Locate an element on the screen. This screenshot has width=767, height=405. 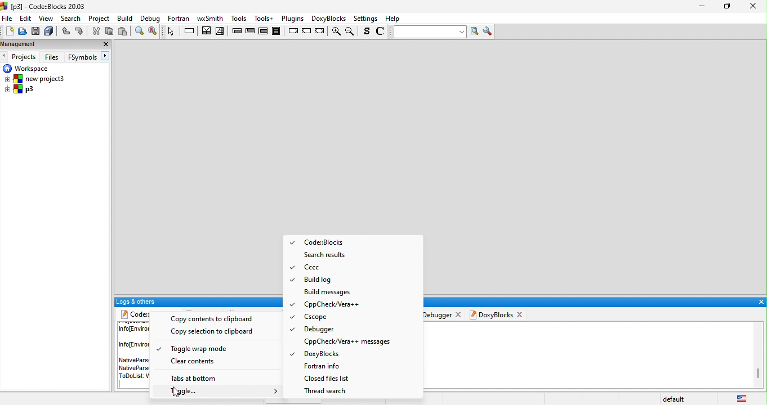
close is located at coordinates (752, 6).